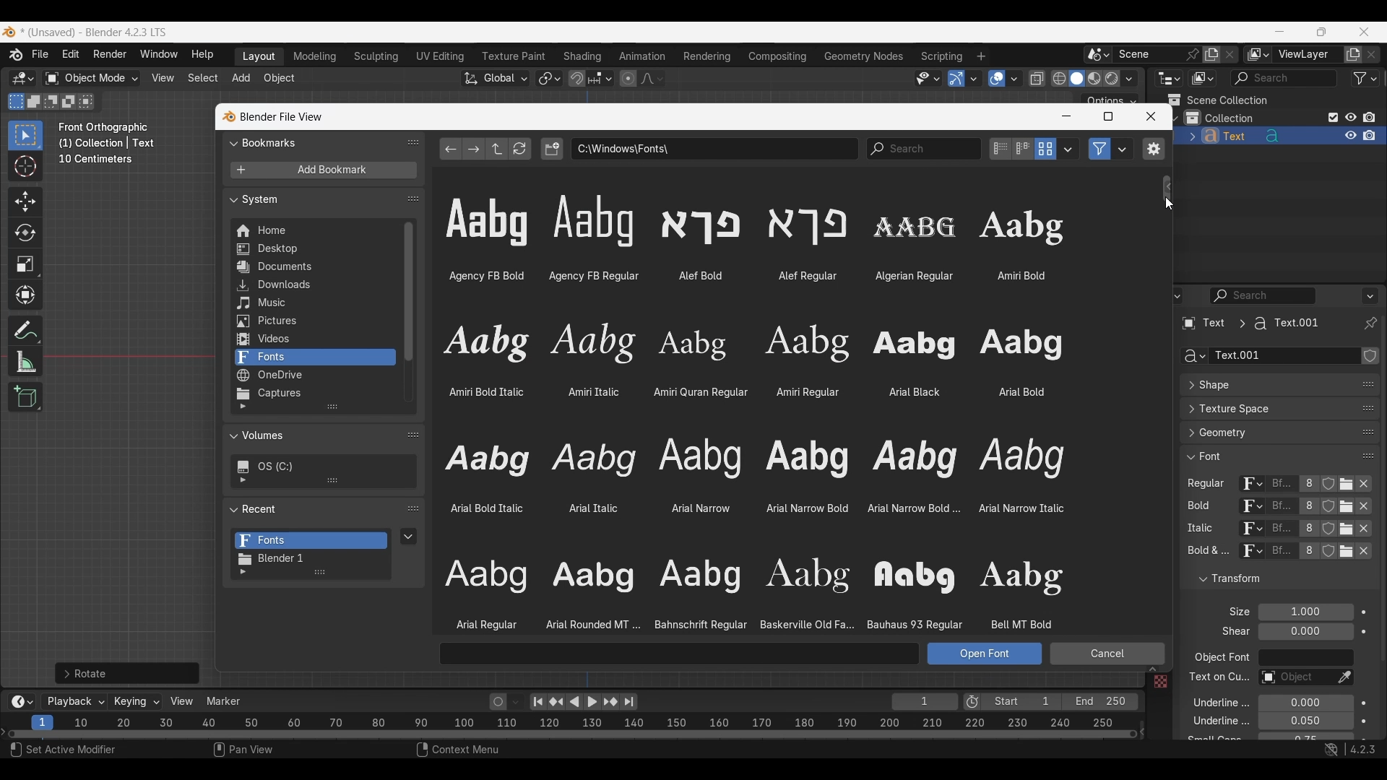  What do you see at coordinates (1282, 530) in the screenshot?
I see `` at bounding box center [1282, 530].